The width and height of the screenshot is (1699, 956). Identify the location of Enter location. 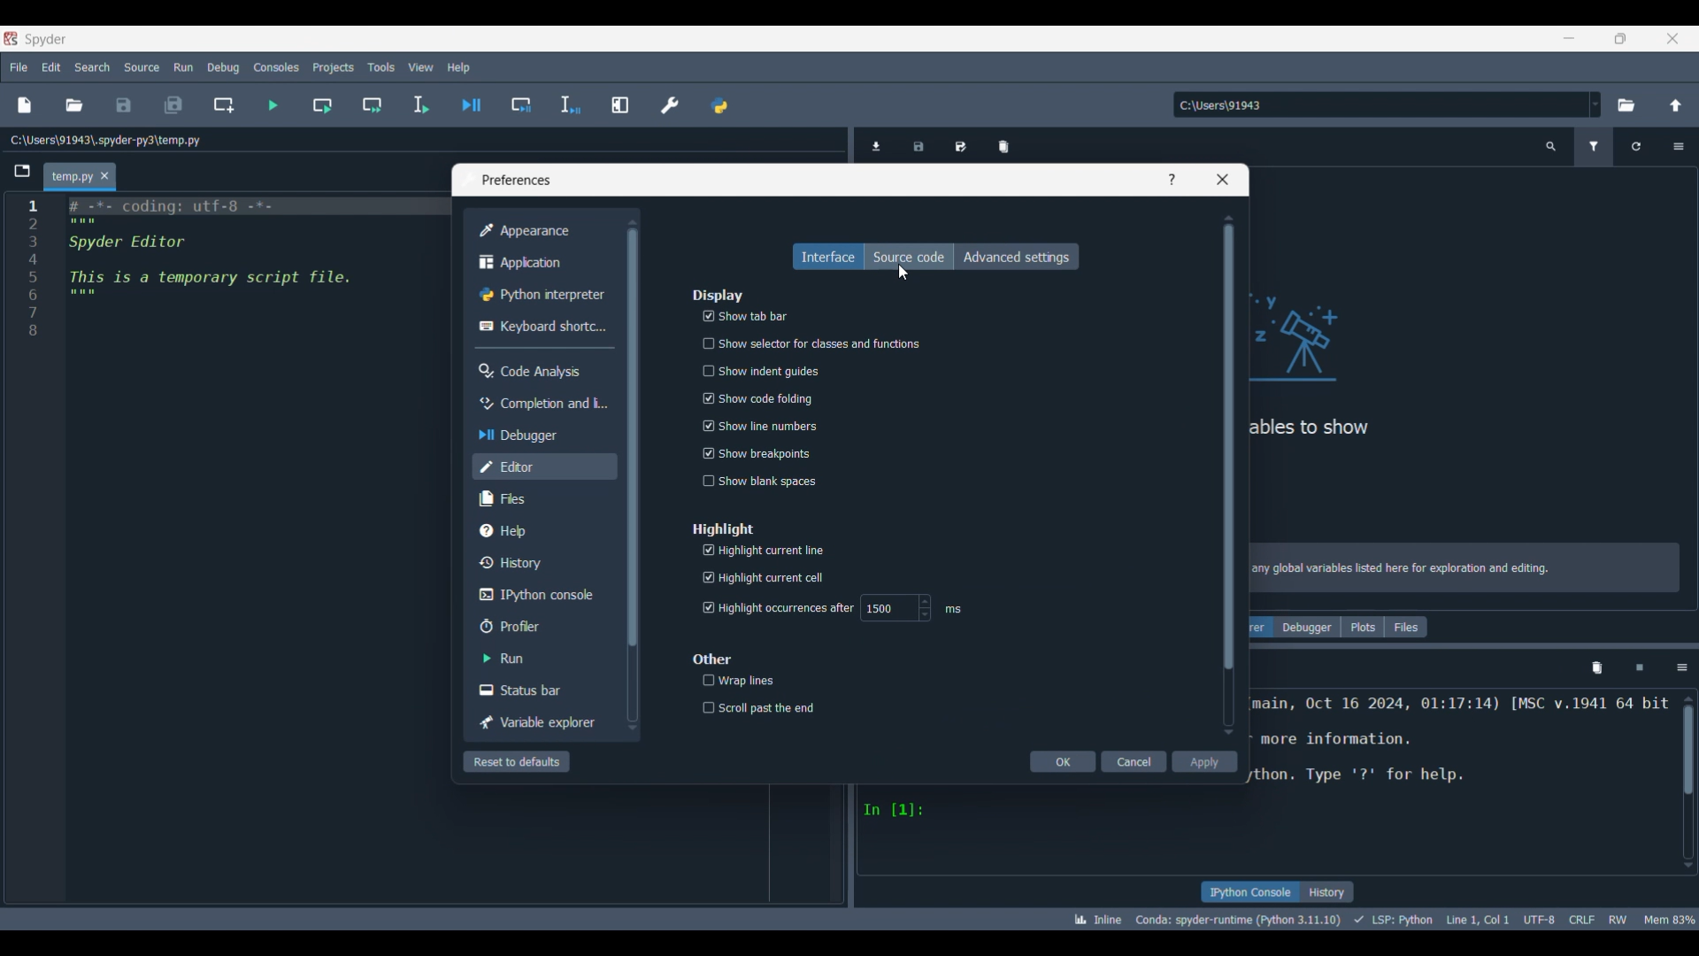
(1380, 104).